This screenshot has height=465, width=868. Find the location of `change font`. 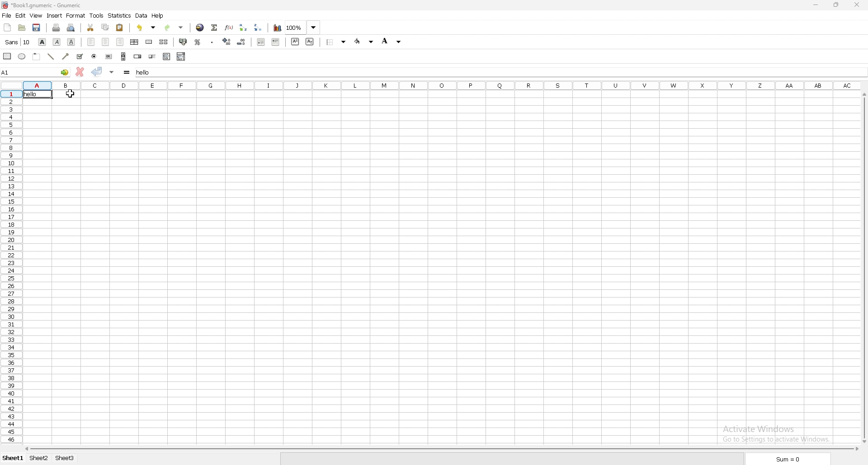

change font is located at coordinates (17, 42).